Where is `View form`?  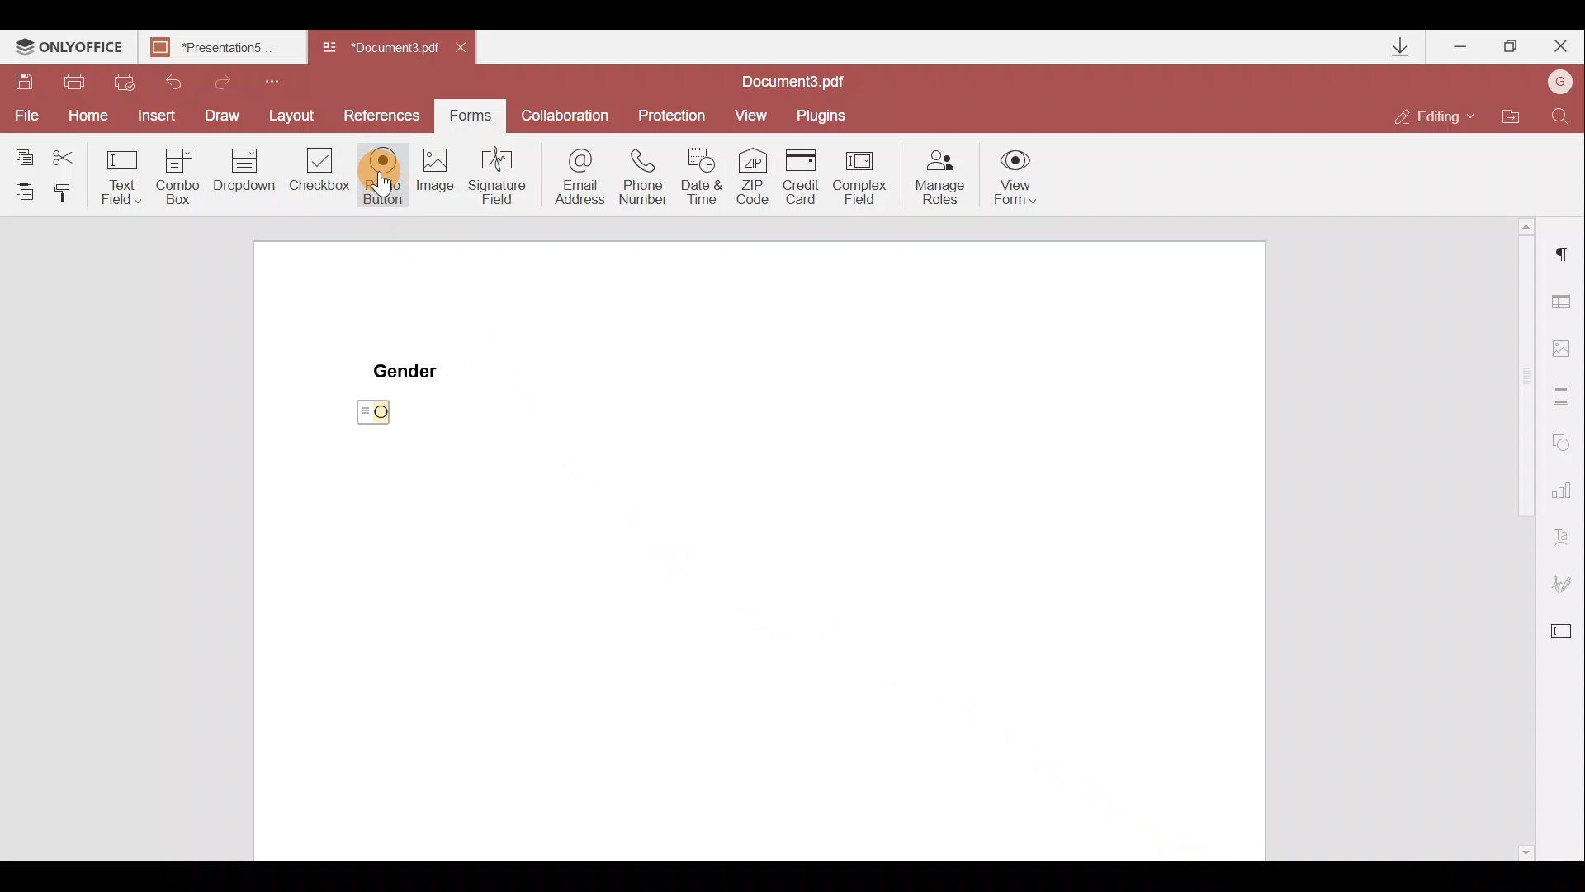
View form is located at coordinates (1016, 177).